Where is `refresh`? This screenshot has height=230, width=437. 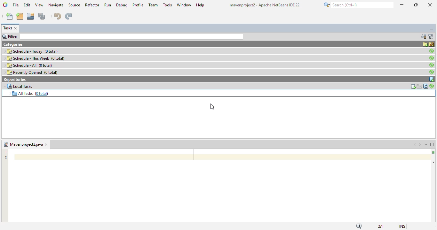
refresh is located at coordinates (432, 58).